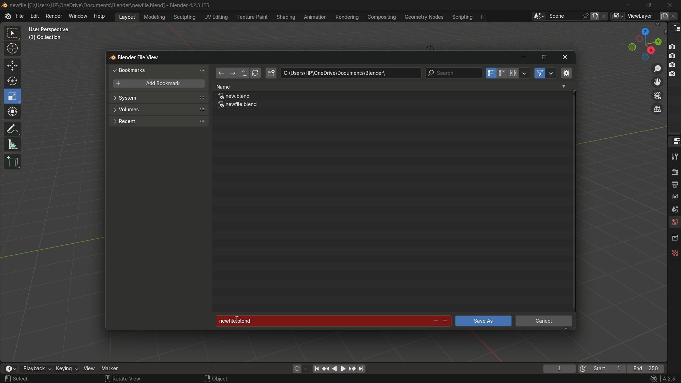 The width and height of the screenshot is (681, 383). I want to click on filter files, so click(539, 73).